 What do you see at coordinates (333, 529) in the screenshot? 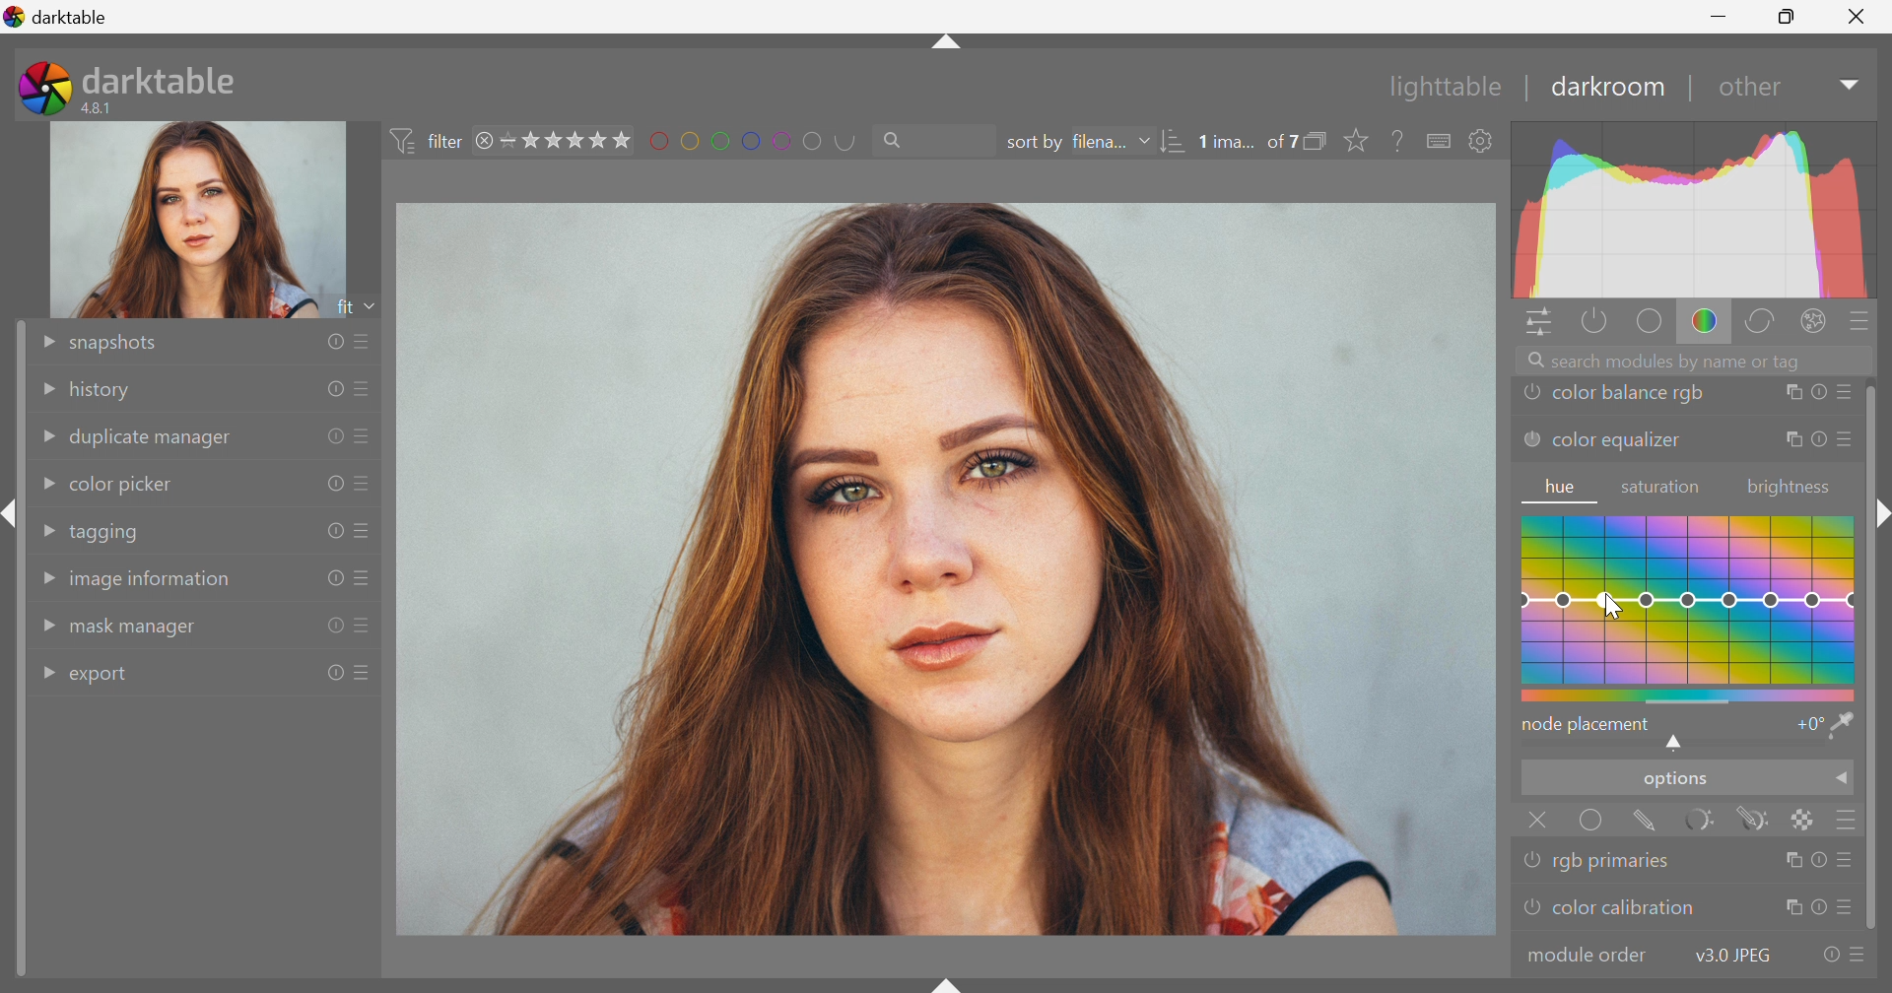
I see `reset` at bounding box center [333, 529].